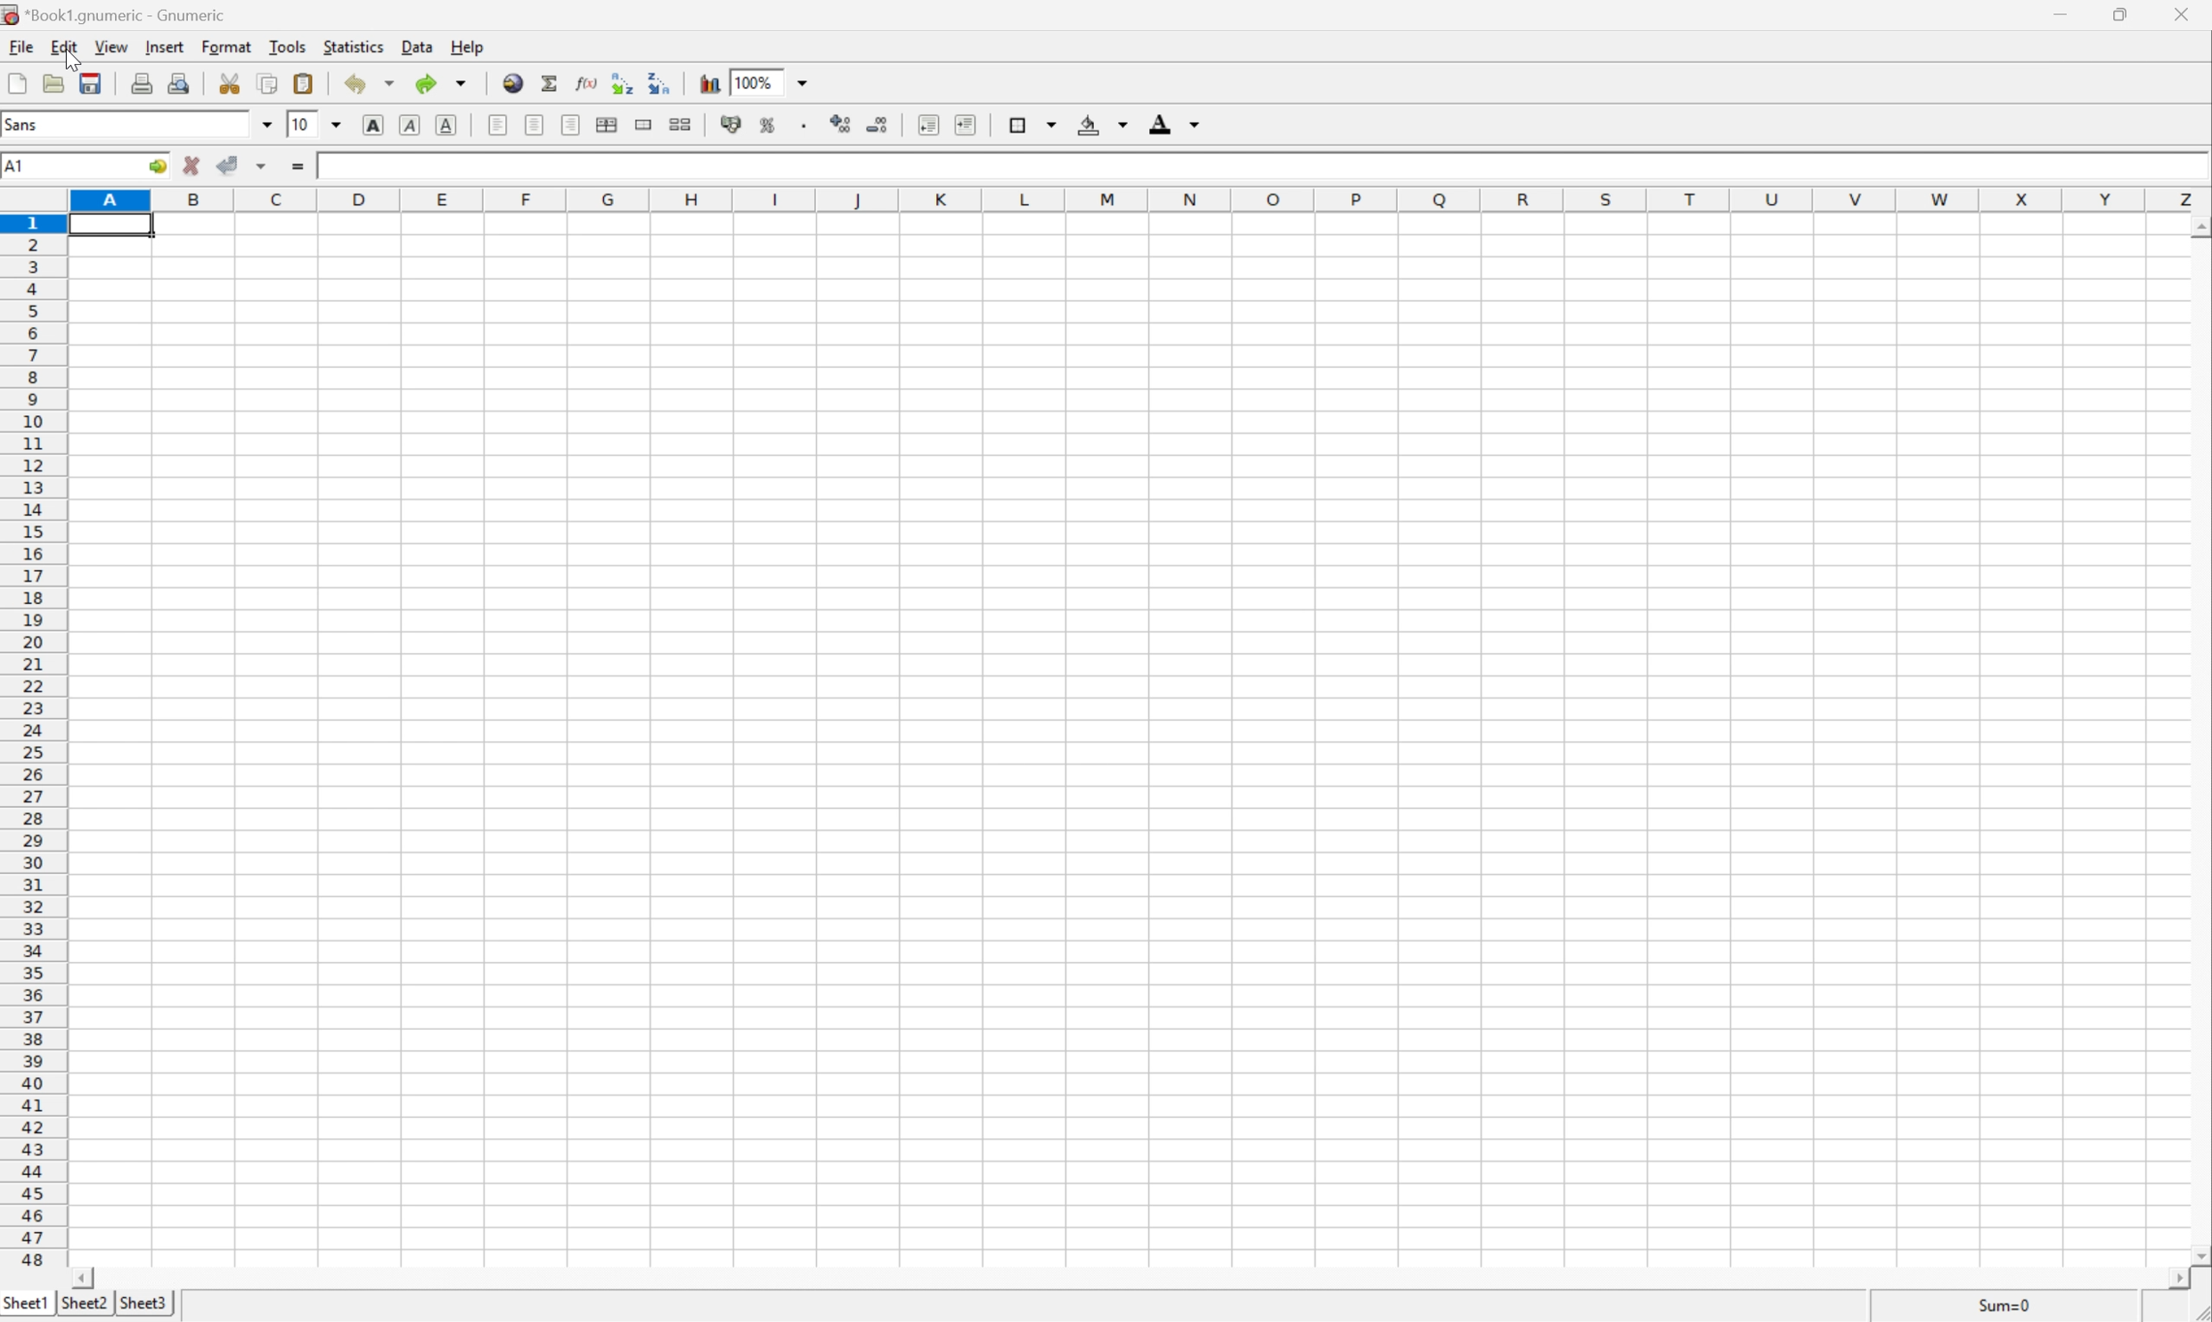  What do you see at coordinates (771, 81) in the screenshot?
I see `100%` at bounding box center [771, 81].